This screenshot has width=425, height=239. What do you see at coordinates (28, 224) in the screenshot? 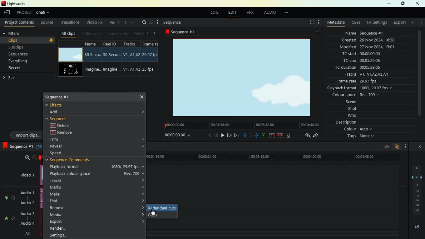
I see `audio 4` at bounding box center [28, 224].